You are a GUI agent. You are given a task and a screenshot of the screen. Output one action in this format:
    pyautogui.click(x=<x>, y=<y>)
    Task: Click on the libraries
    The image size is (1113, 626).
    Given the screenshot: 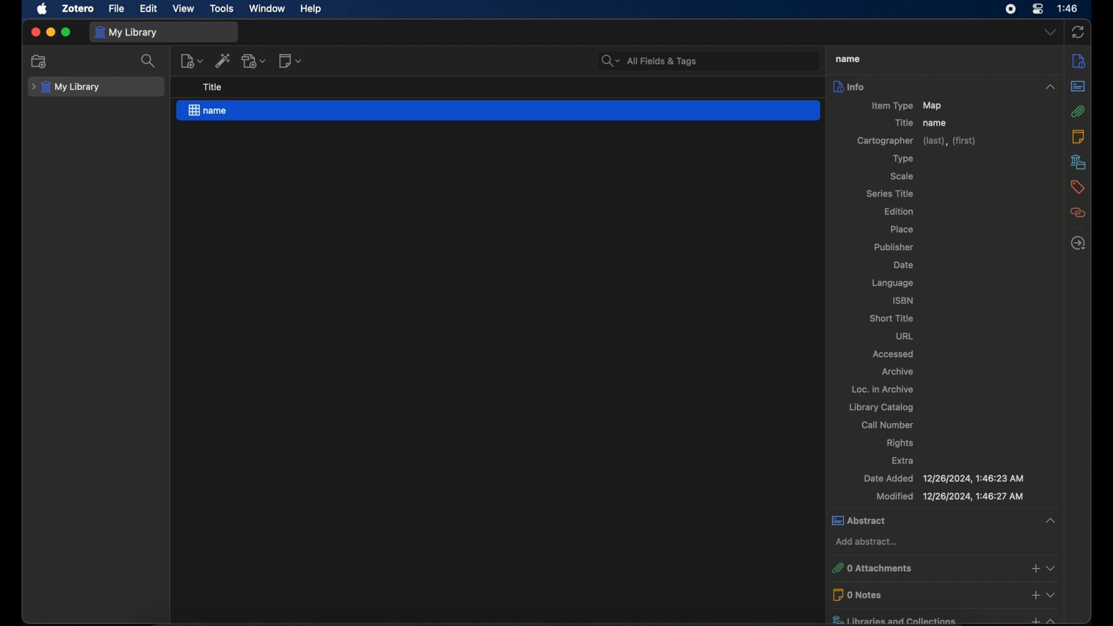 What is the action you would take?
    pyautogui.click(x=1079, y=162)
    